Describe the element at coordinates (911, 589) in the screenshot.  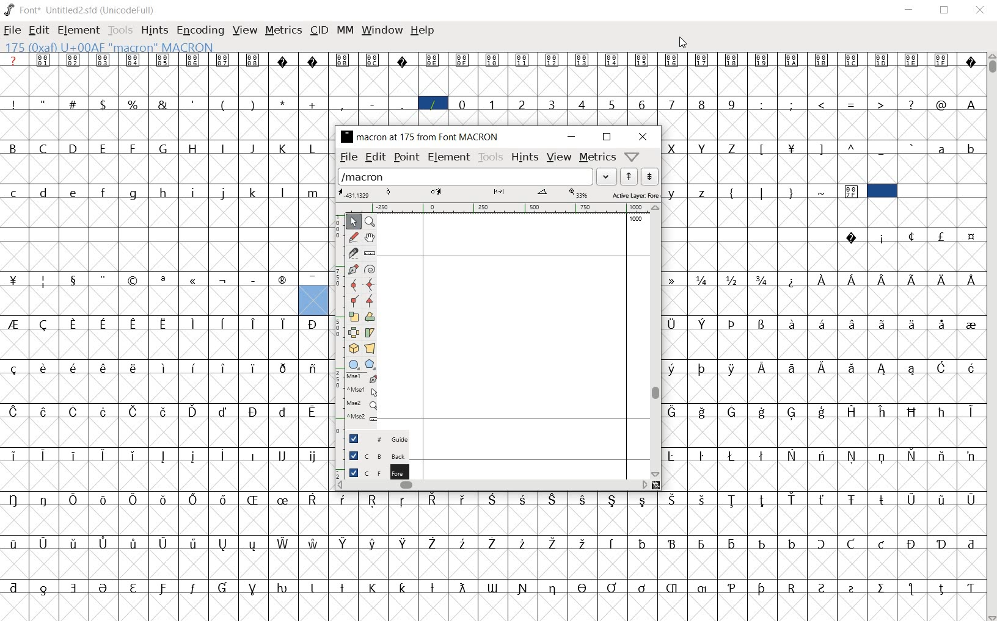
I see `Symbol` at that location.